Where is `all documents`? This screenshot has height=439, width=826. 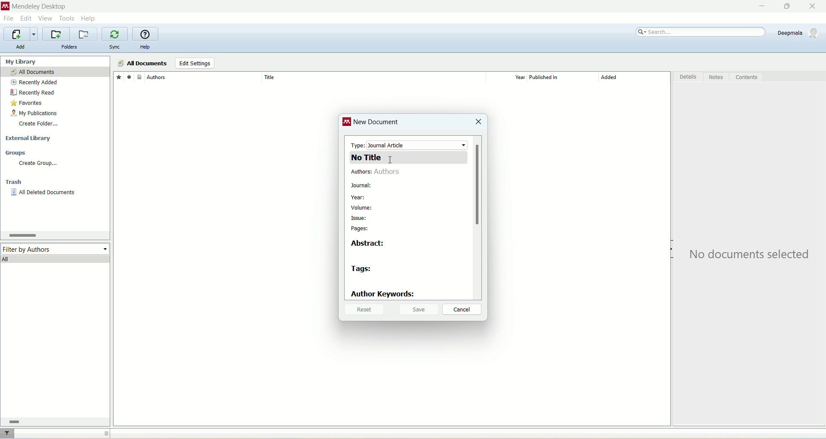 all documents is located at coordinates (55, 72).